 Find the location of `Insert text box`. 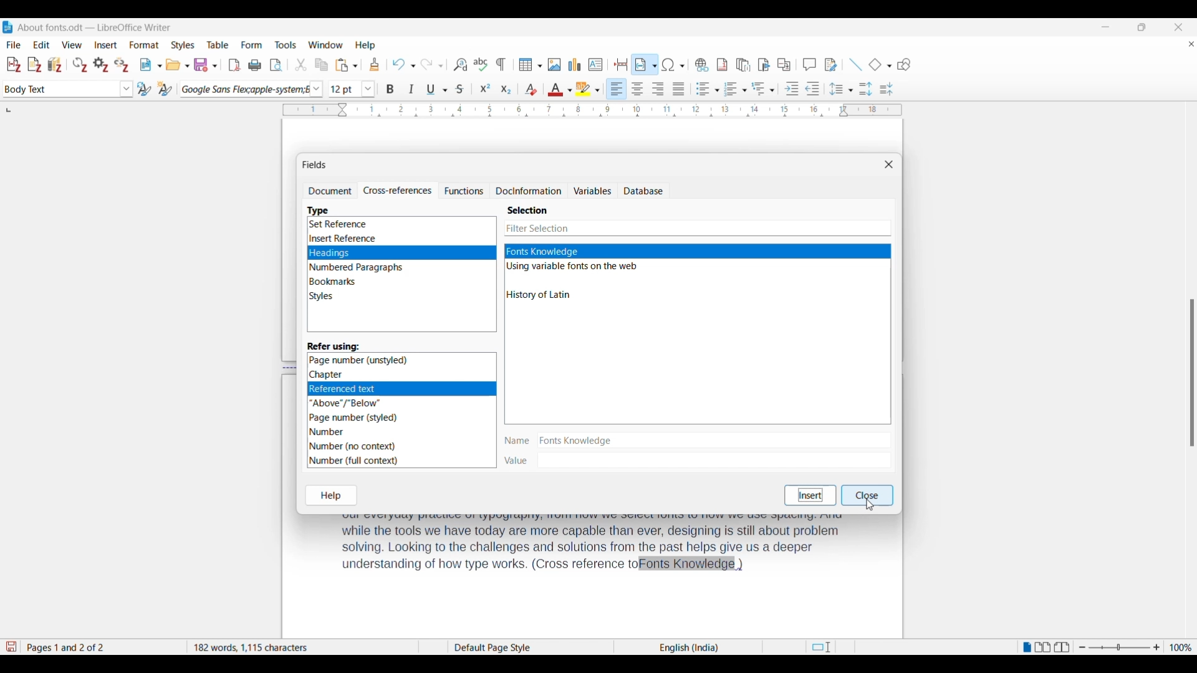

Insert text box is located at coordinates (596, 65).